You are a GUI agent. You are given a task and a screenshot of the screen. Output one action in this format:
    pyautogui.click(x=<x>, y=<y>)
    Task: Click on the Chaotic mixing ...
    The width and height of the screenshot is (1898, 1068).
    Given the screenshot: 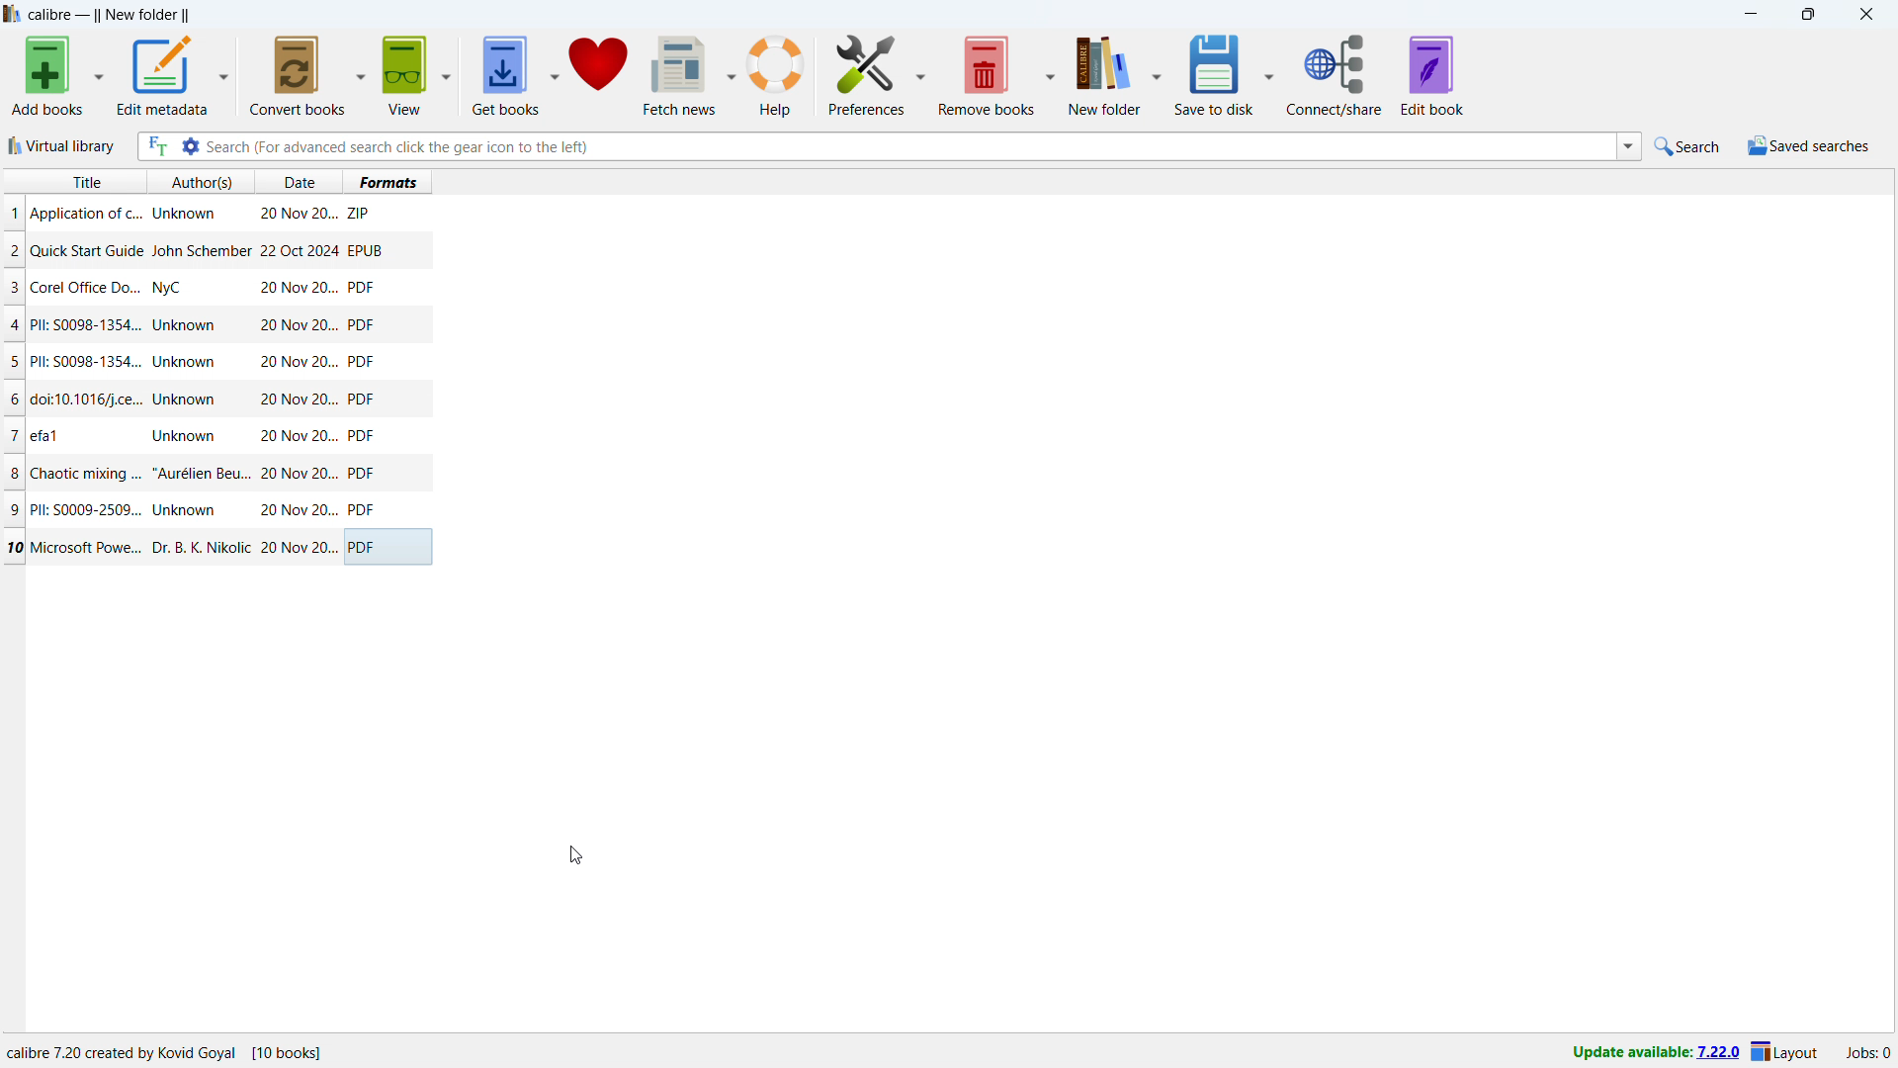 What is the action you would take?
    pyautogui.click(x=85, y=475)
    